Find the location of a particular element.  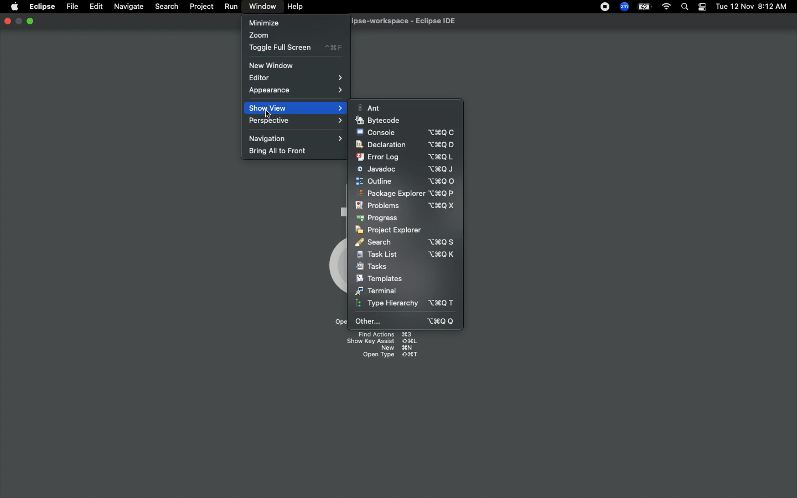

Run is located at coordinates (229, 6).